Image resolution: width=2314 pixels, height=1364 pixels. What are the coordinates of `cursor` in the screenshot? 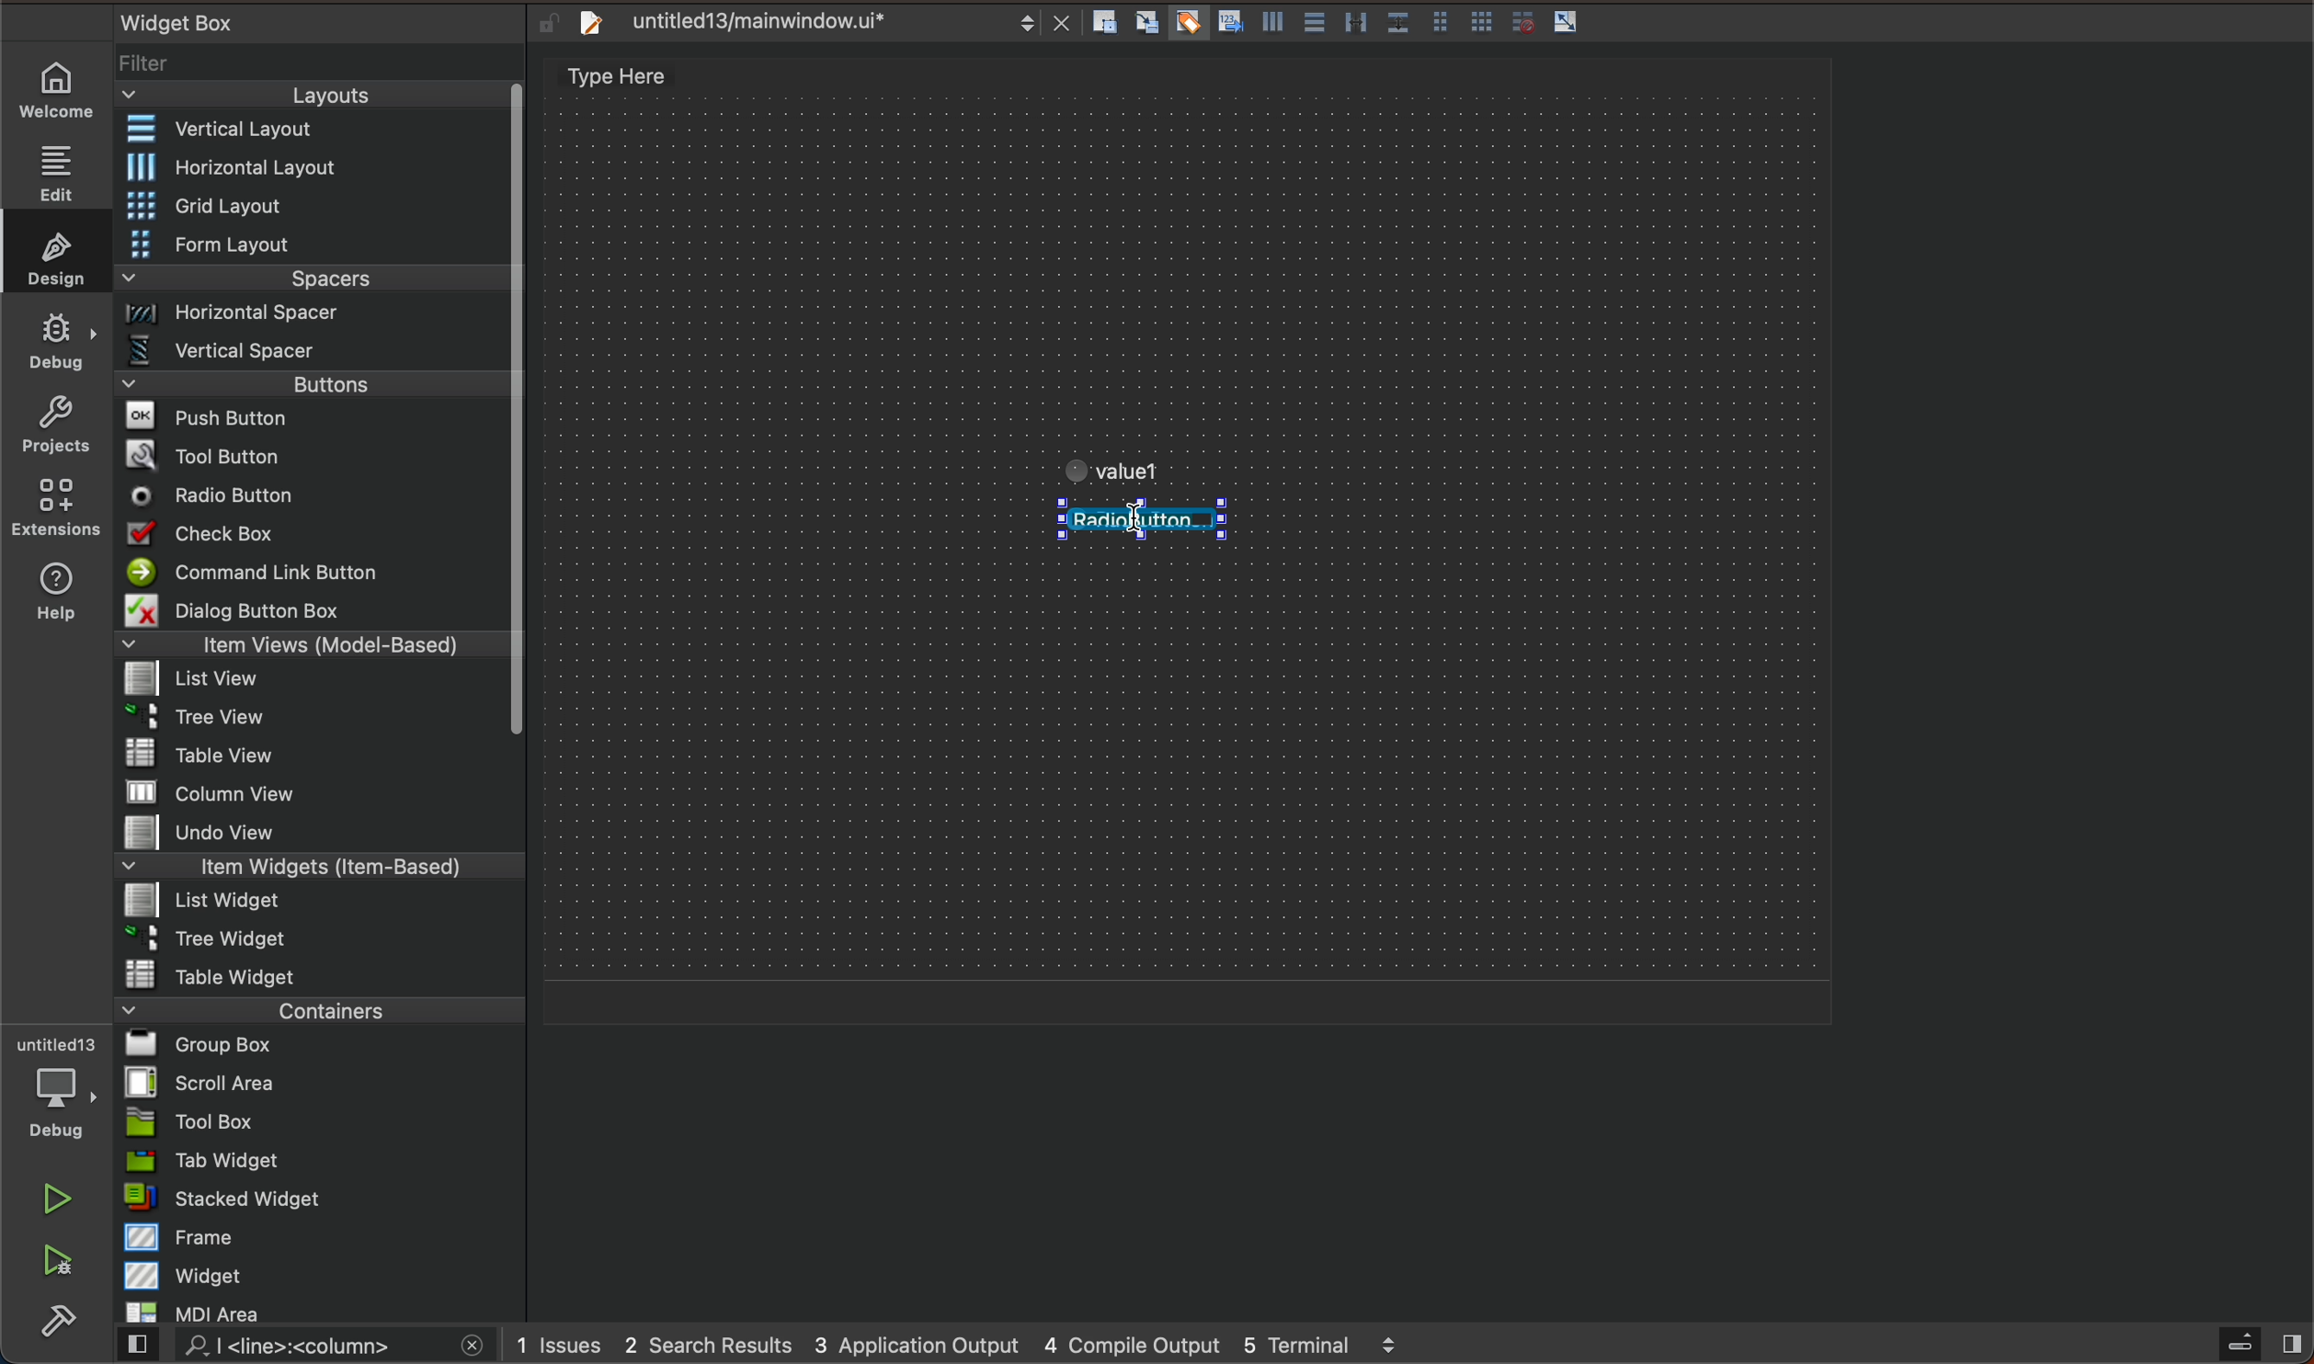 It's located at (1132, 525).